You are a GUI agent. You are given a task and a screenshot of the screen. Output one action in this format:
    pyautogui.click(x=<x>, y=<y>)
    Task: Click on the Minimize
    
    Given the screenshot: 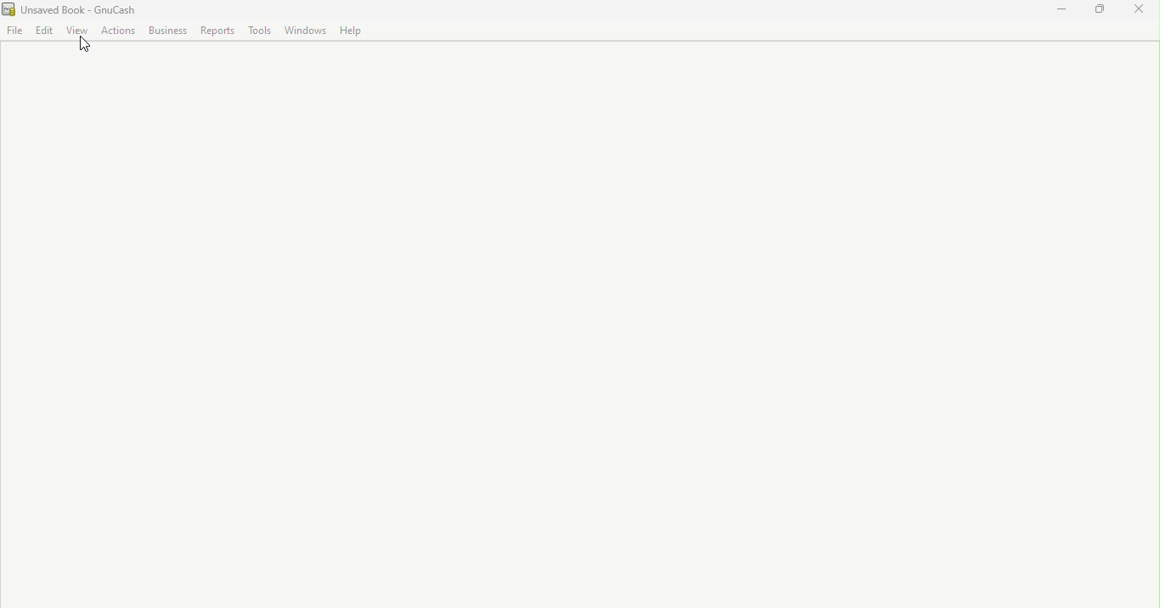 What is the action you would take?
    pyautogui.click(x=1067, y=9)
    